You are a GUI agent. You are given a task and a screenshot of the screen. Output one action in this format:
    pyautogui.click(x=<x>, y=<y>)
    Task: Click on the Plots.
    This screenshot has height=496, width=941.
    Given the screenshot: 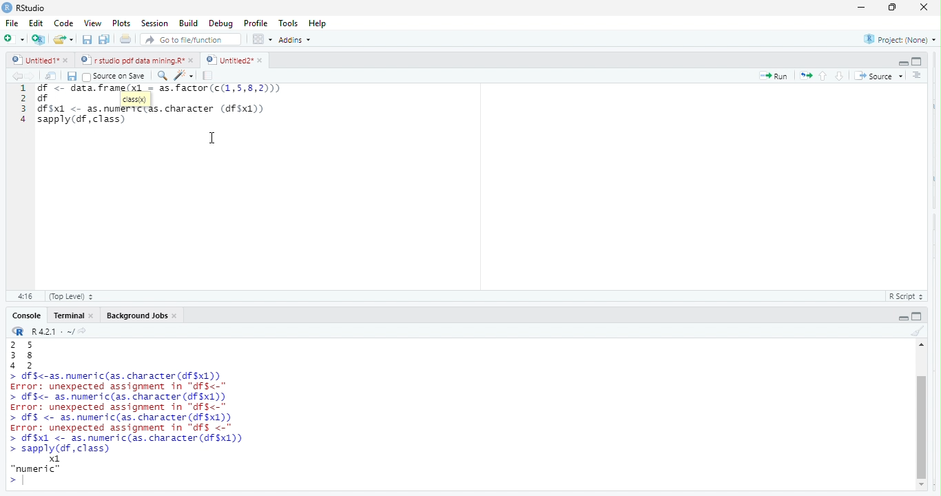 What is the action you would take?
    pyautogui.click(x=121, y=23)
    